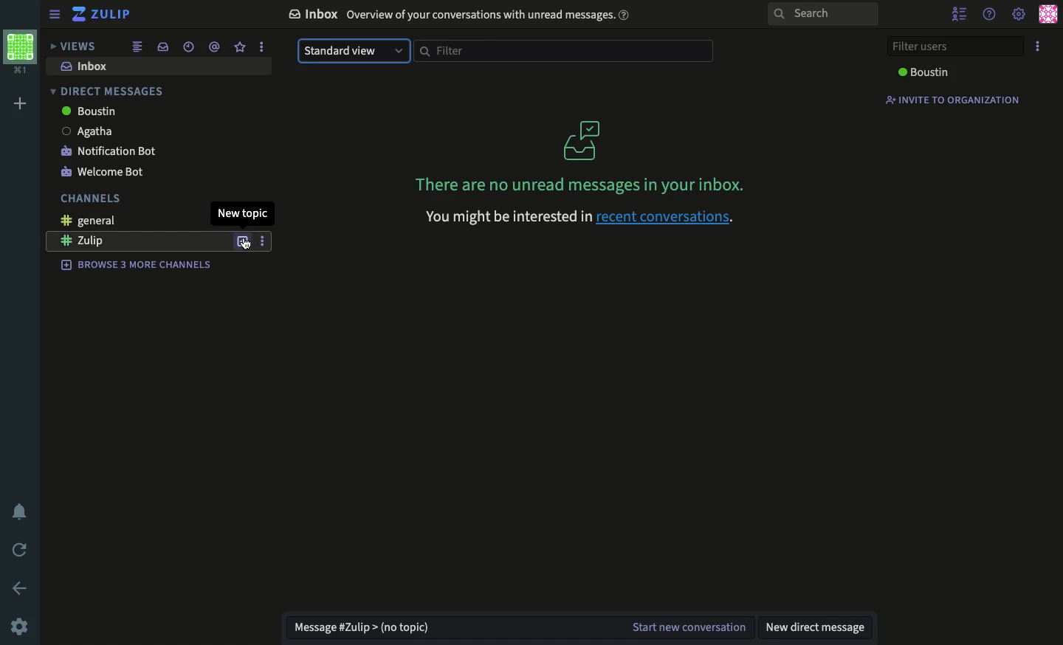 The width and height of the screenshot is (1063, 645). I want to click on Boustin, so click(86, 111).